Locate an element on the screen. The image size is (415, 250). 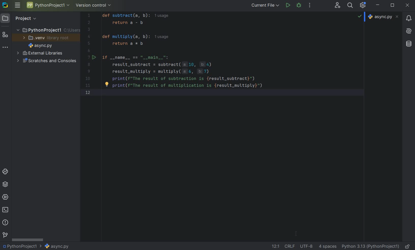
system logo is located at coordinates (5, 6).